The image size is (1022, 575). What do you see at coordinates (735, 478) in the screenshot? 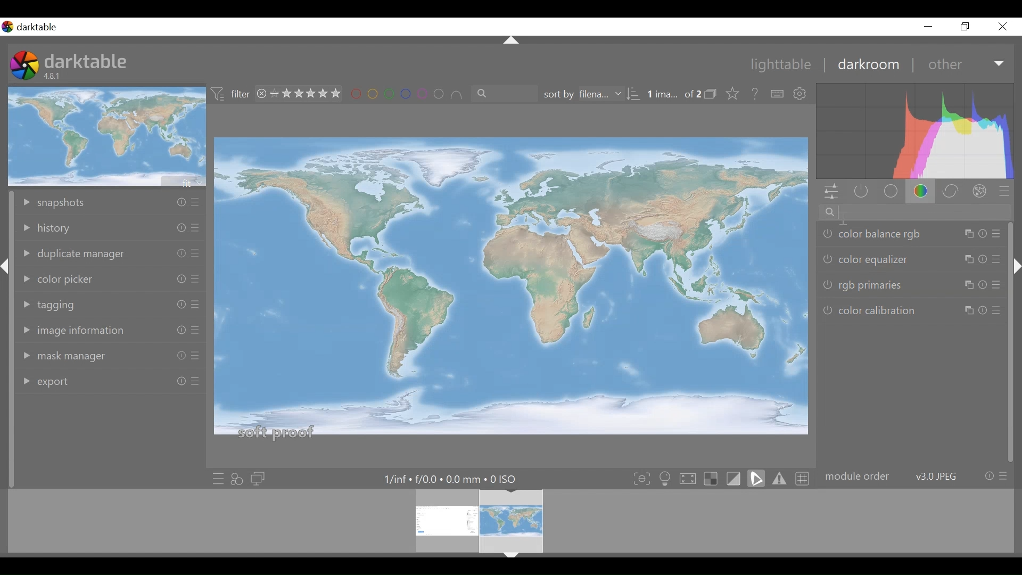
I see `toggle clipping indication` at bounding box center [735, 478].